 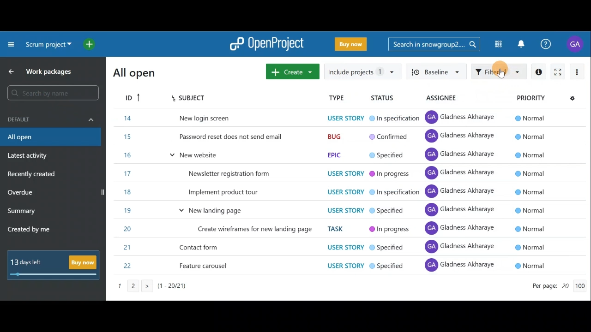 I want to click on Default, so click(x=51, y=119).